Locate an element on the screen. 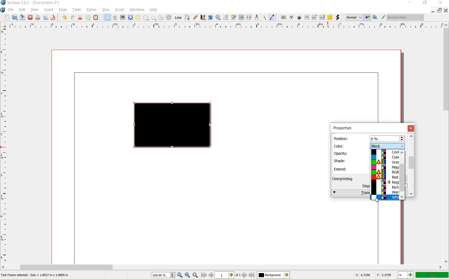  close is located at coordinates (412, 129).